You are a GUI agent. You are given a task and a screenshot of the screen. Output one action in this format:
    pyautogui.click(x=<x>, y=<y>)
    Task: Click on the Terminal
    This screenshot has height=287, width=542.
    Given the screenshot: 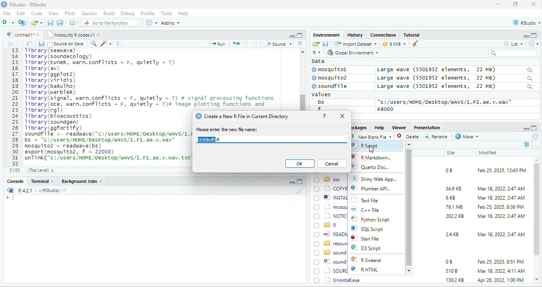 What is the action you would take?
    pyautogui.click(x=43, y=181)
    